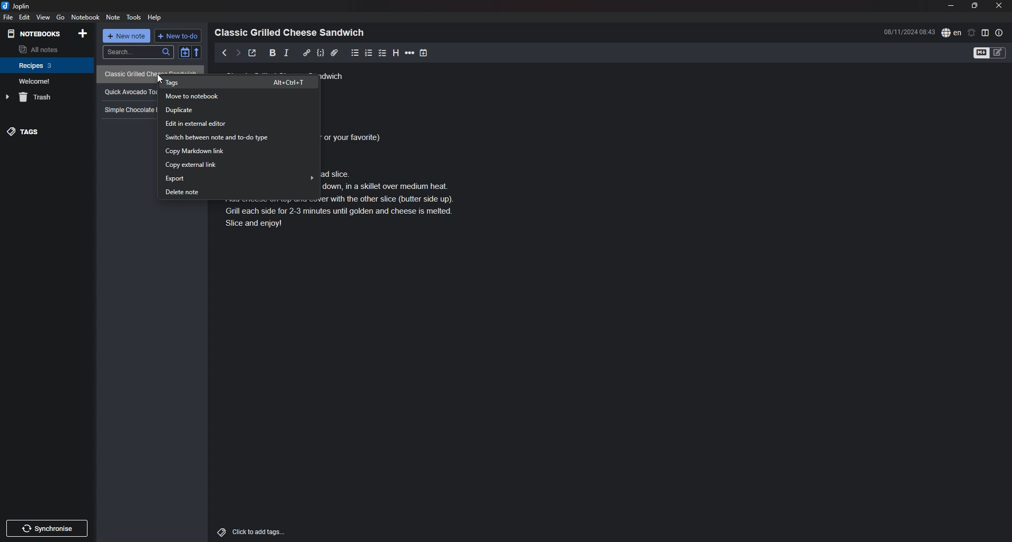 The height and width of the screenshot is (542, 1012). Describe the element at coordinates (307, 52) in the screenshot. I see `hyperlink` at that location.